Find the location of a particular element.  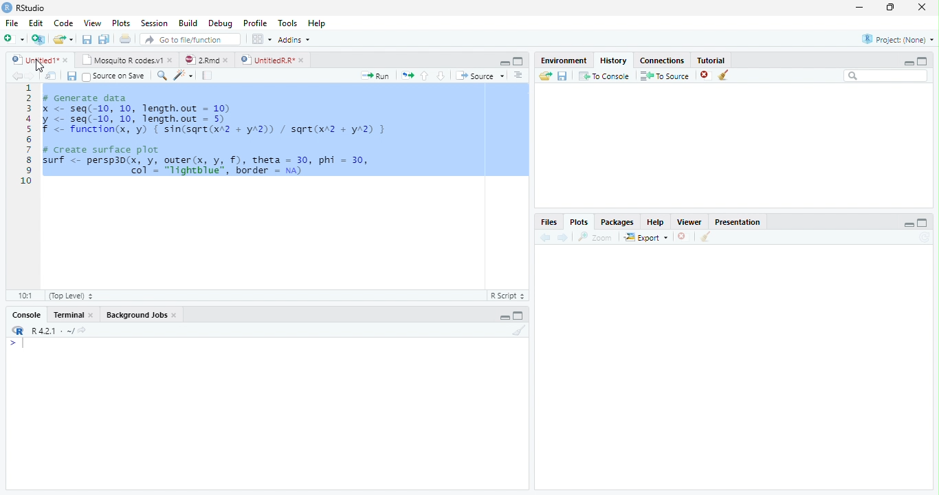

Console is located at coordinates (27, 315).